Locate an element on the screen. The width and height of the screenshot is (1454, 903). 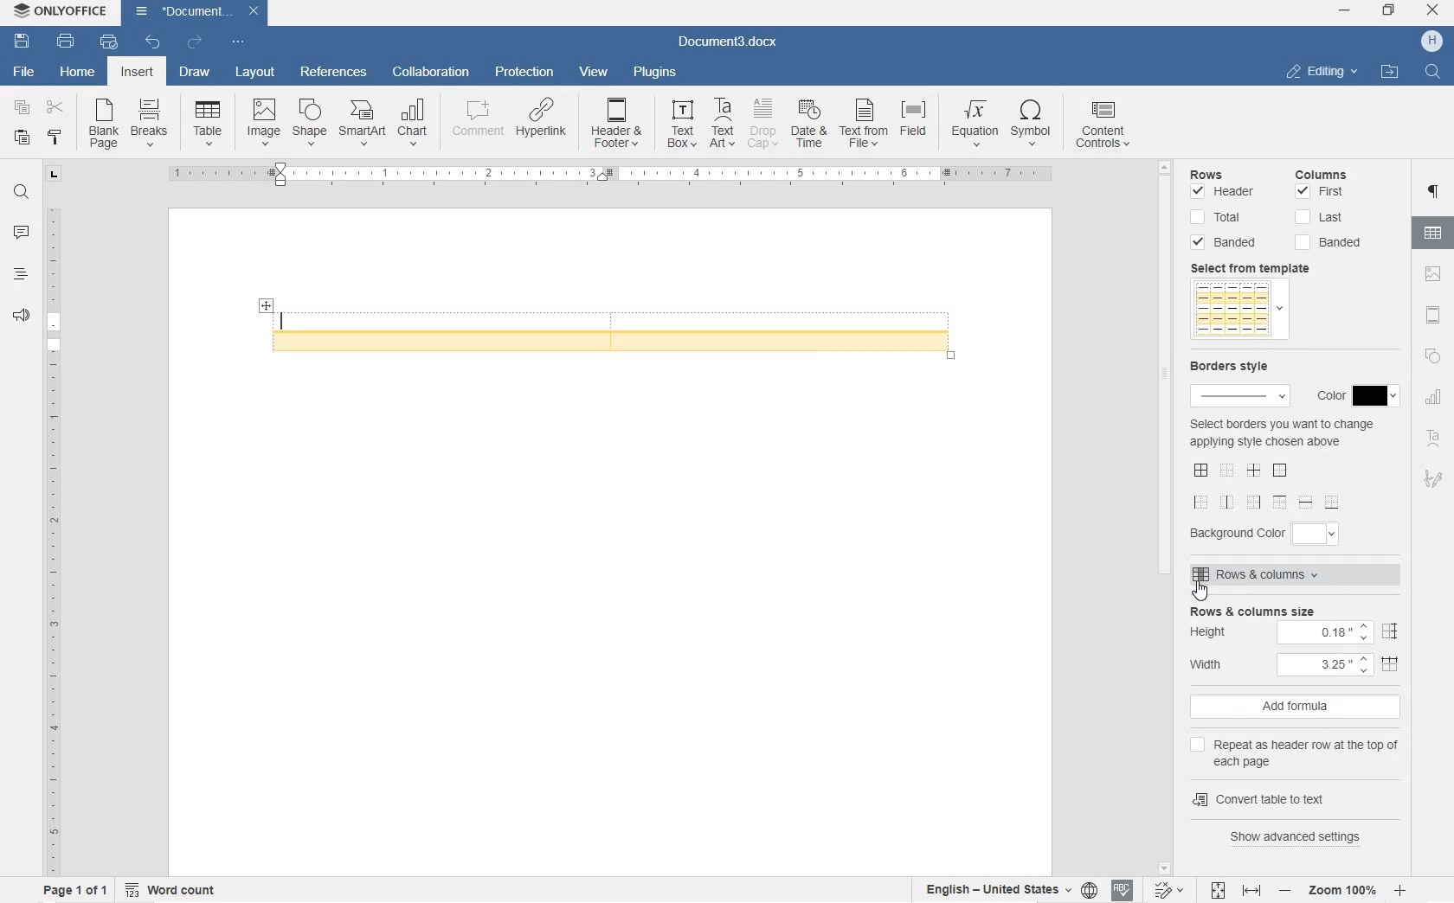
border styles is located at coordinates (1269, 485).